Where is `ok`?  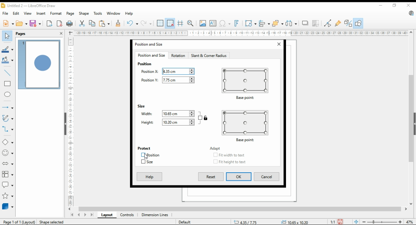
ok is located at coordinates (238, 177).